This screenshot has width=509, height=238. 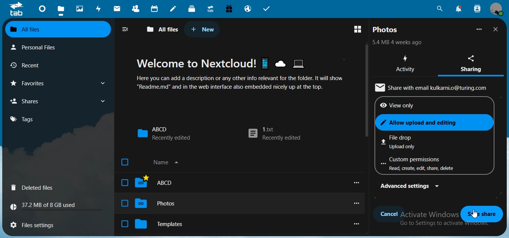 What do you see at coordinates (155, 9) in the screenshot?
I see `calendar` at bounding box center [155, 9].